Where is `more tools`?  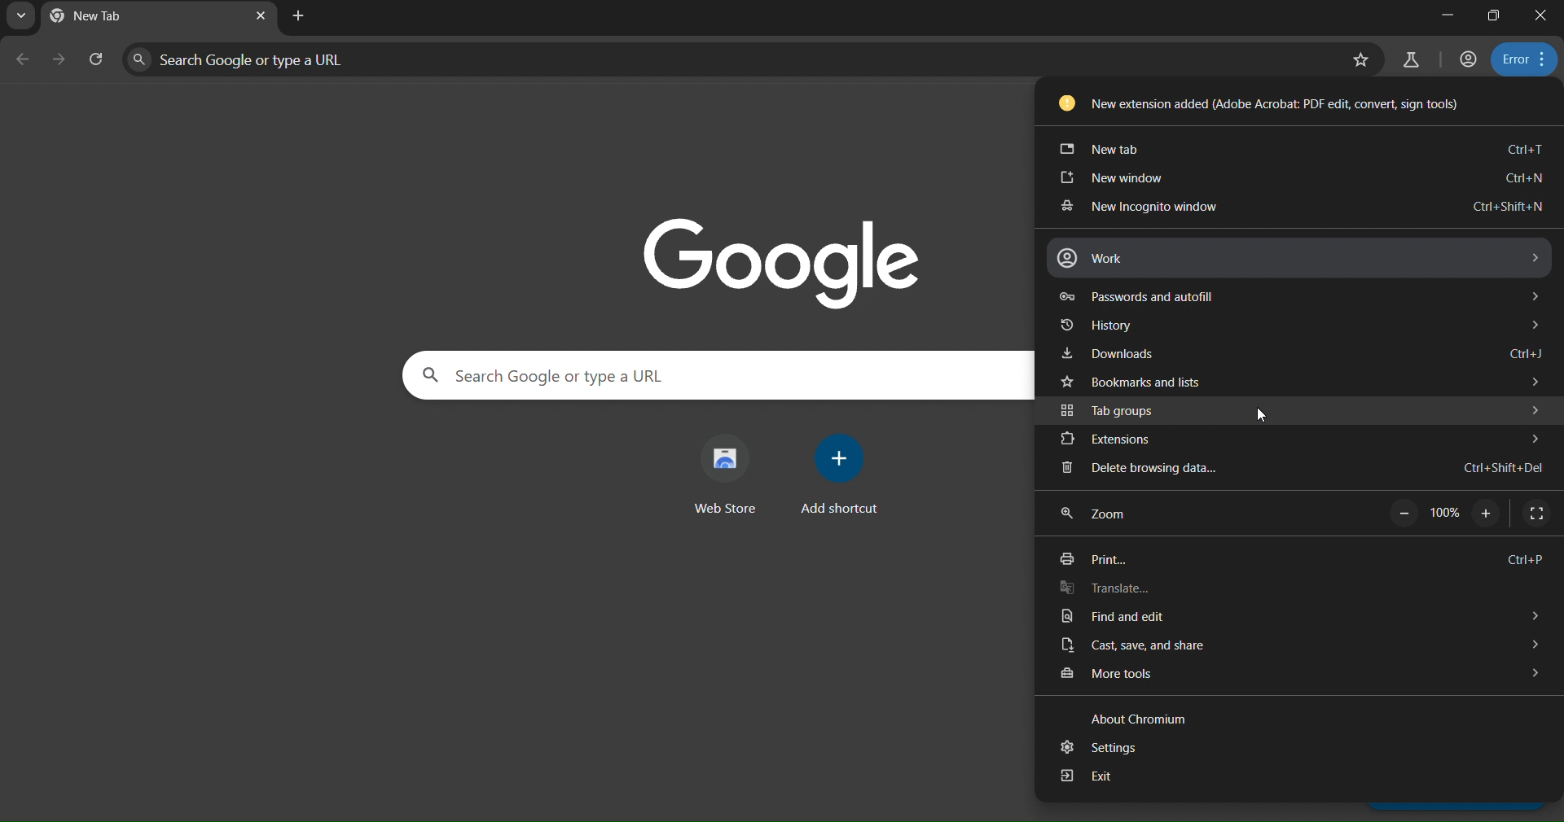
more tools is located at coordinates (1296, 676).